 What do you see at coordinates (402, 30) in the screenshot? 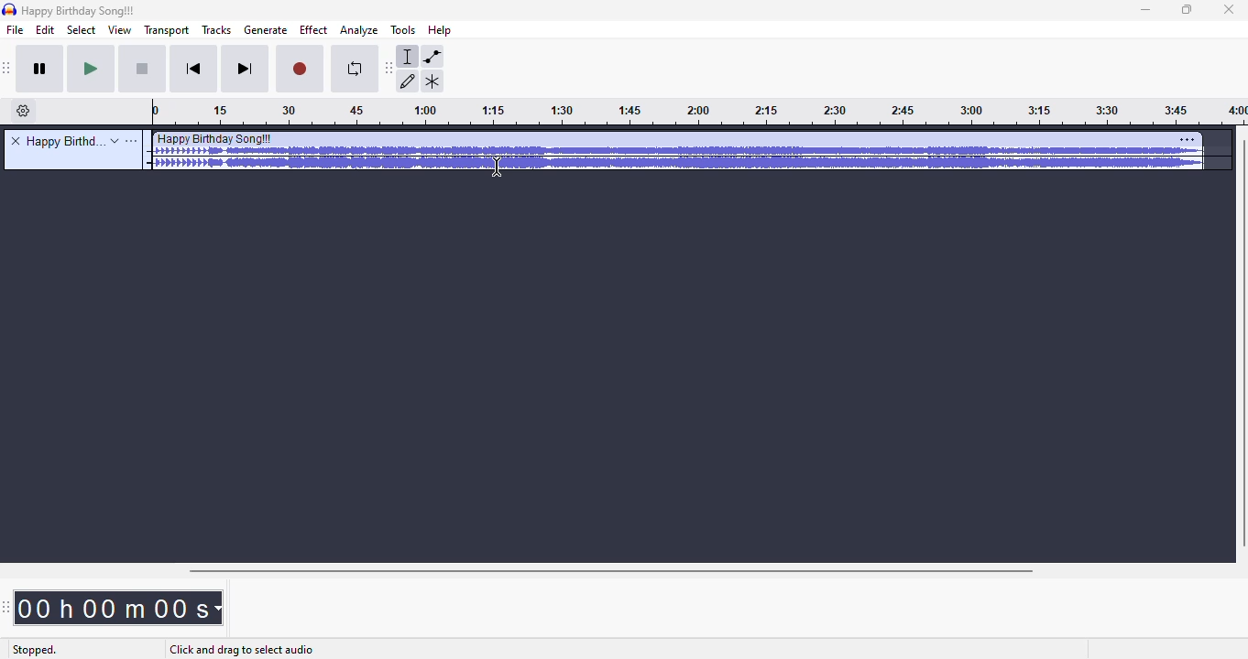
I see `tools` at bounding box center [402, 30].